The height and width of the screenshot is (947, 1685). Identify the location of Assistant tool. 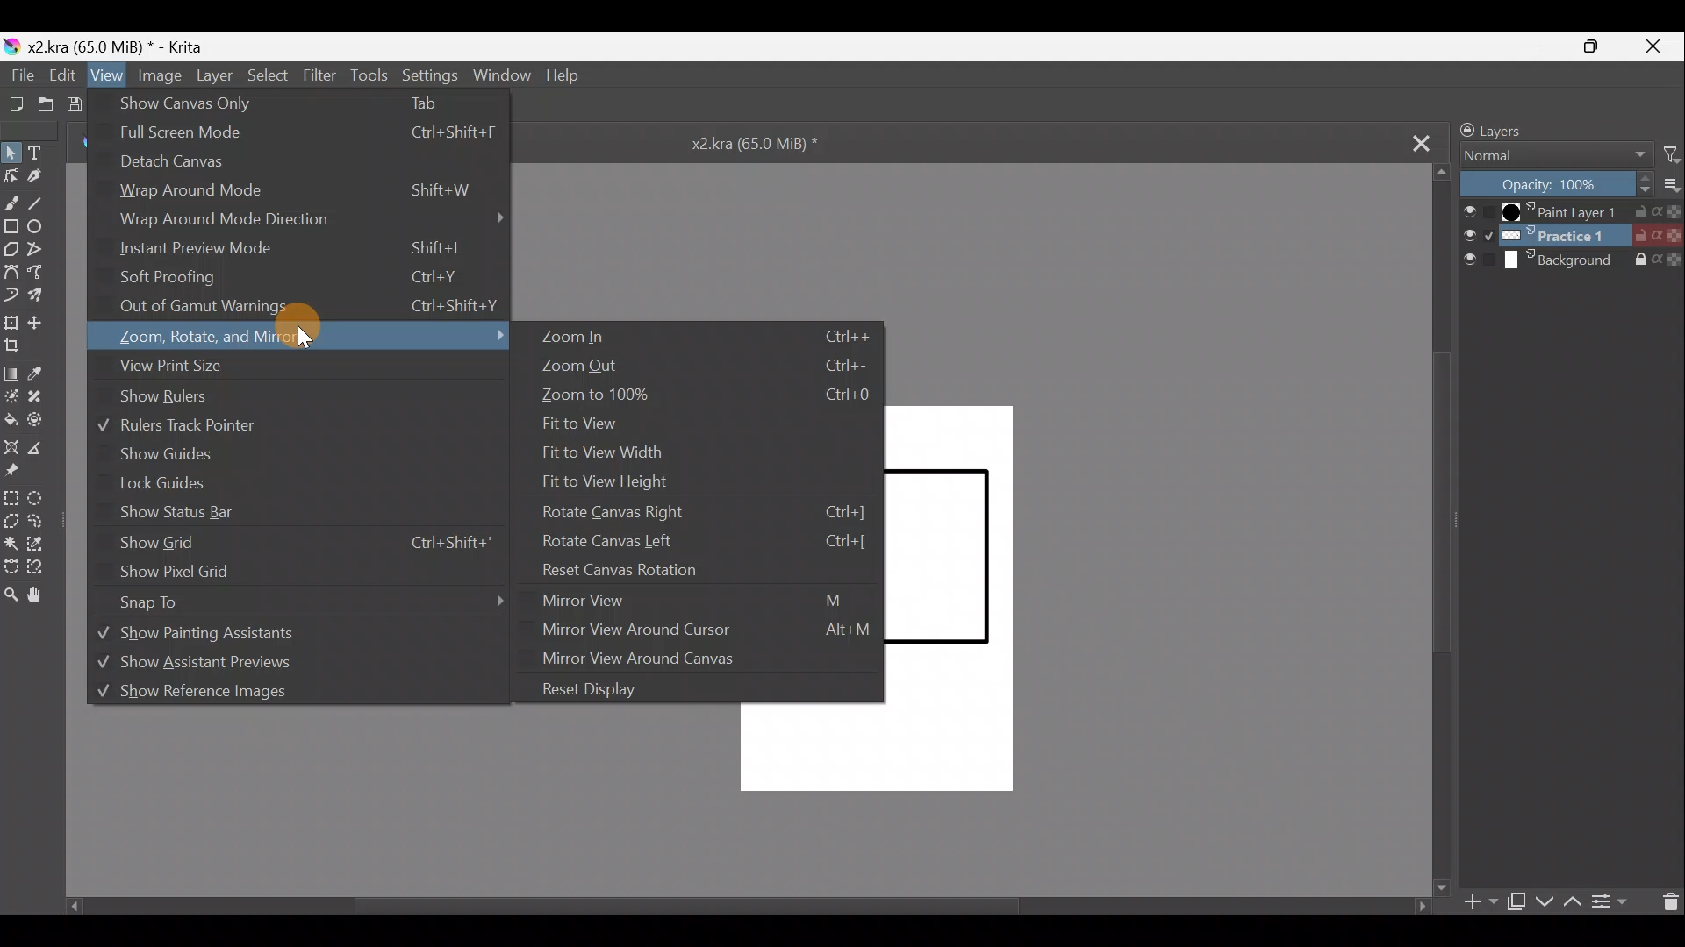
(11, 447).